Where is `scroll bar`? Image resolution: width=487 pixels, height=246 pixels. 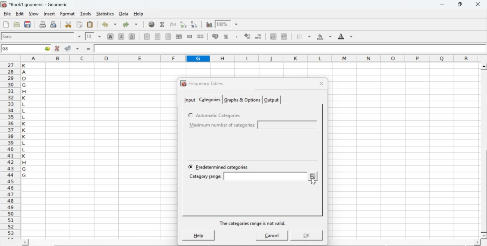 scroll bar is located at coordinates (484, 151).